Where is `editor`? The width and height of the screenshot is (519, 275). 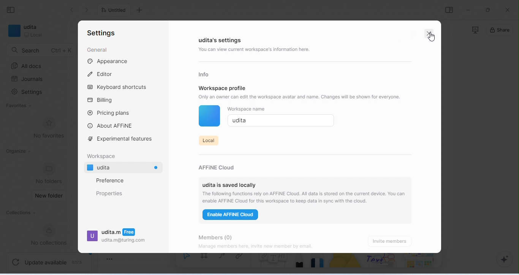 editor is located at coordinates (102, 73).